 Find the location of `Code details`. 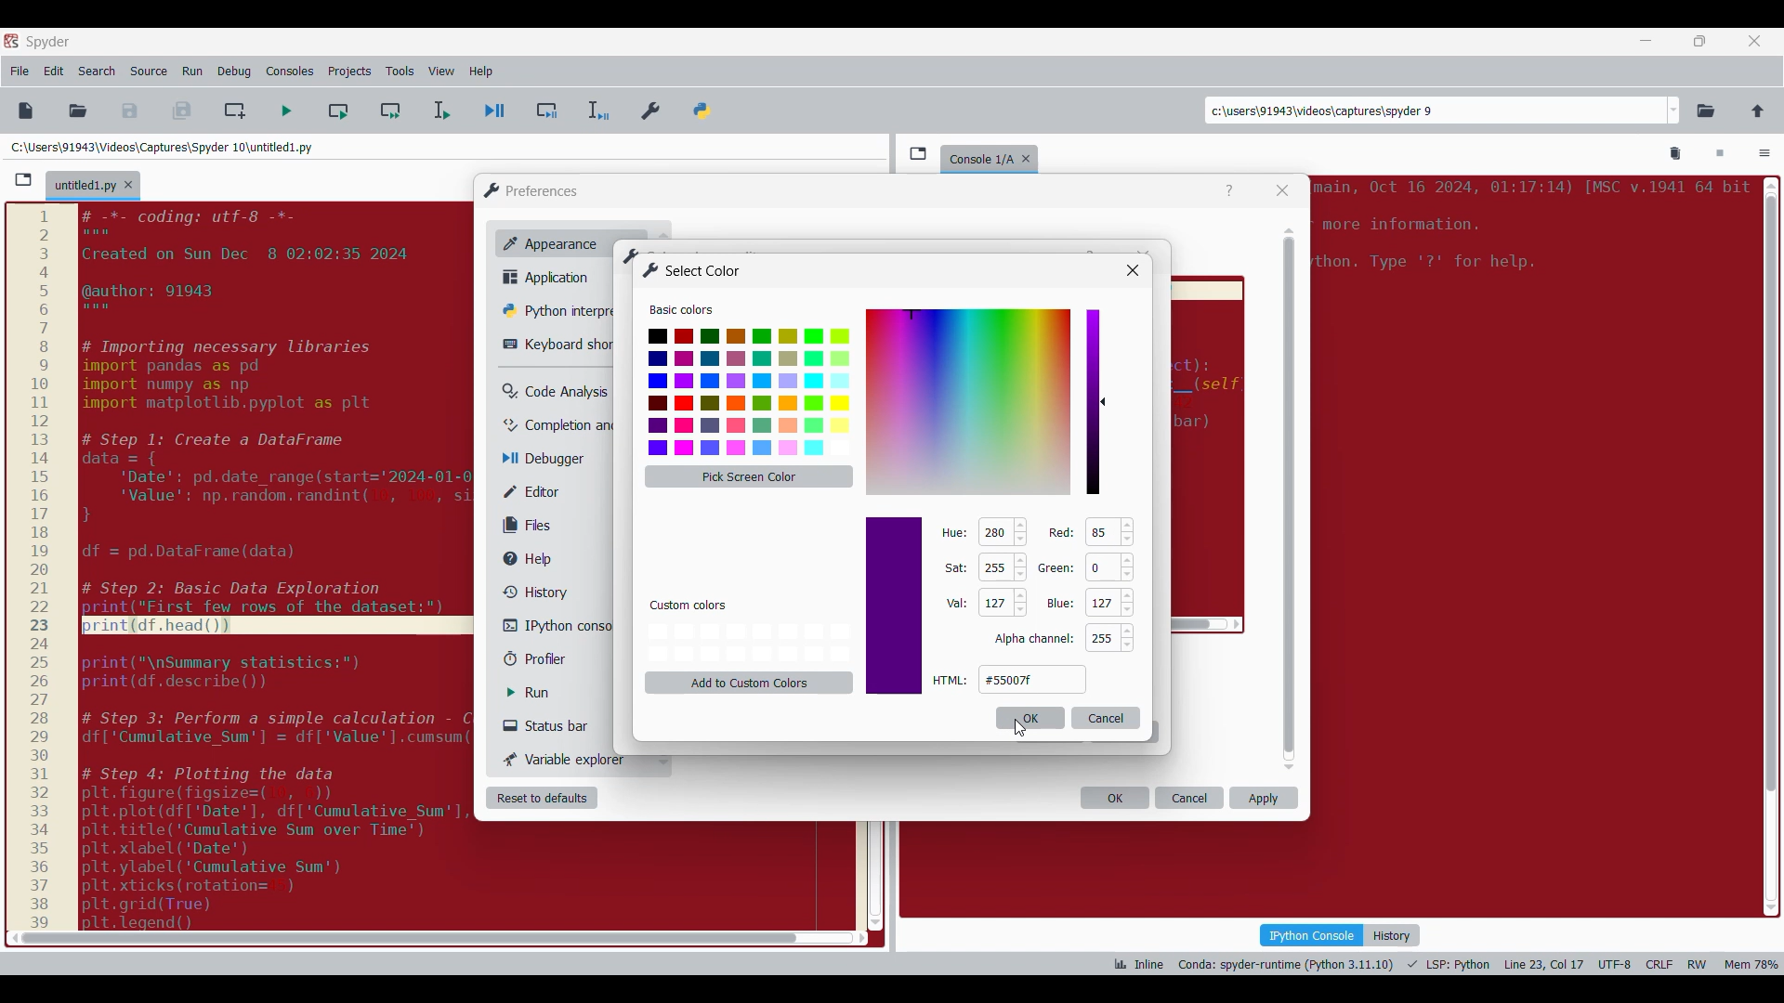

Code details is located at coordinates (1444, 964).